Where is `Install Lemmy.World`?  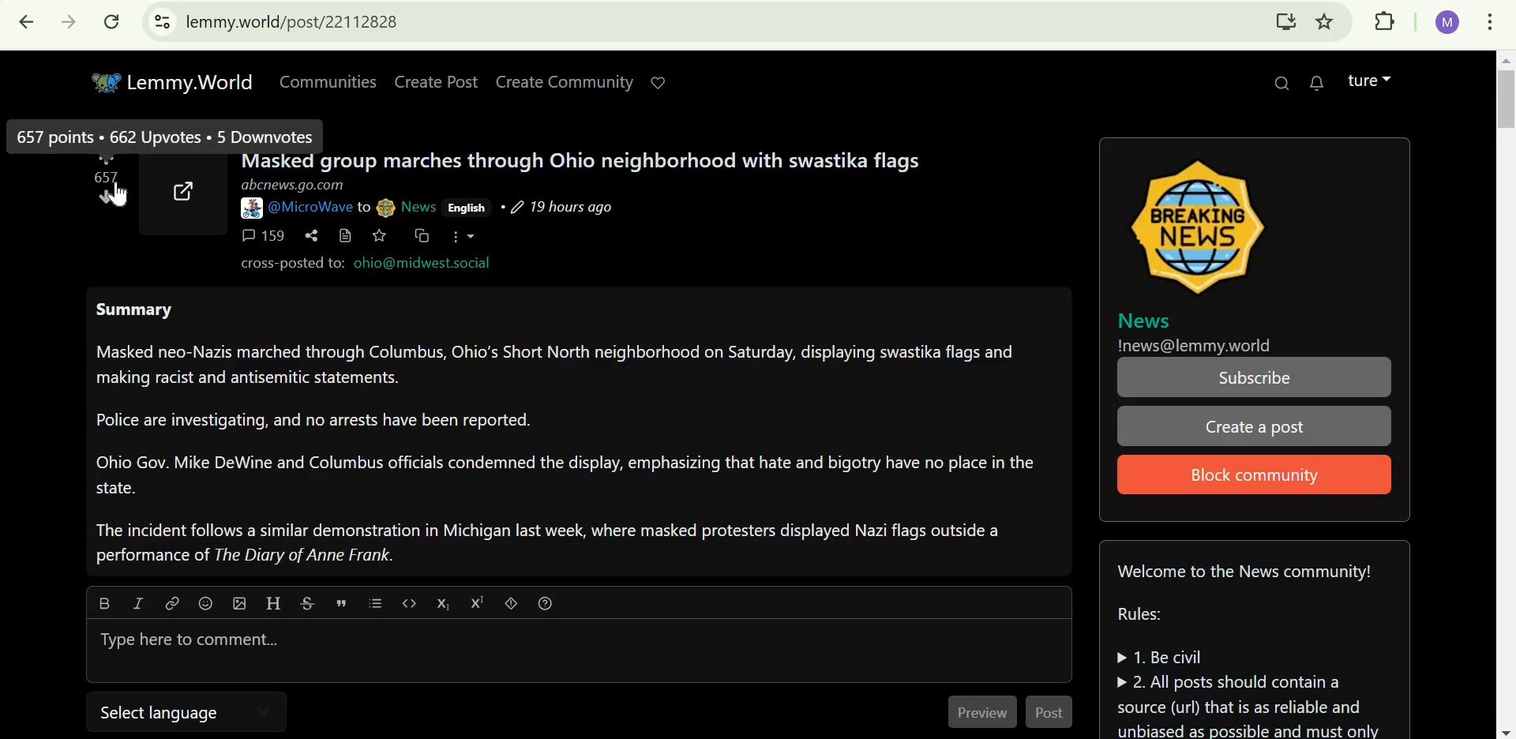 Install Lemmy.World is located at coordinates (1285, 18).